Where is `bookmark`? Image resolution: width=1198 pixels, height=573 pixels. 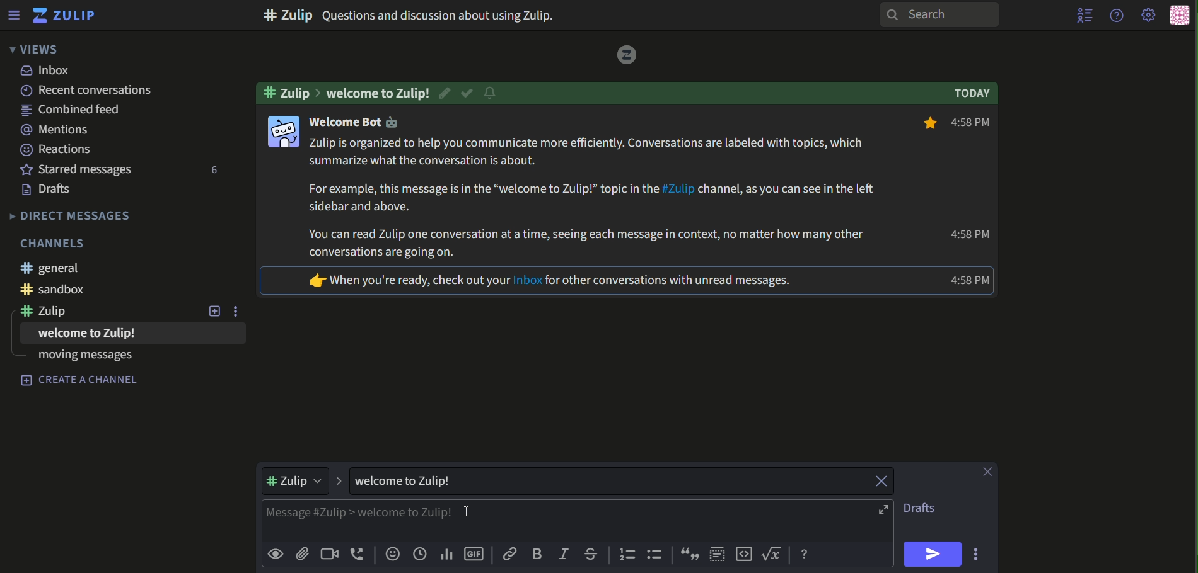 bookmark is located at coordinates (927, 125).